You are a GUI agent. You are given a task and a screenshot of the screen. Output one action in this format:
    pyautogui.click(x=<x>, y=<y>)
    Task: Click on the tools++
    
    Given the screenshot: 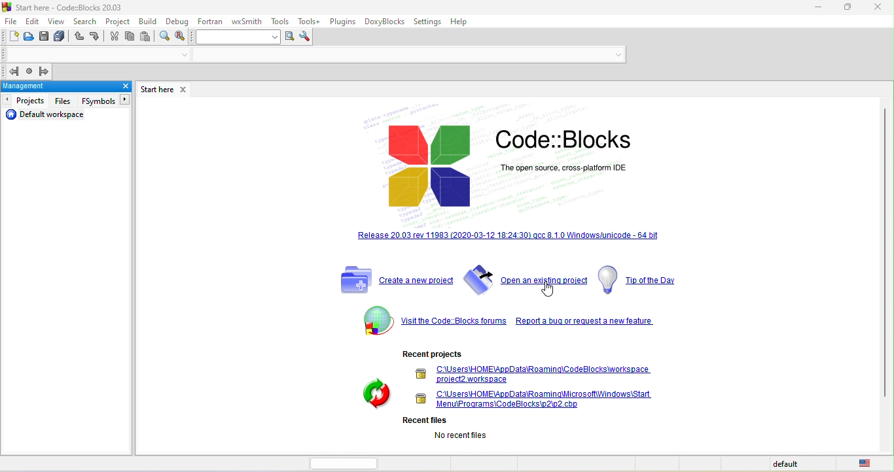 What is the action you would take?
    pyautogui.click(x=311, y=22)
    